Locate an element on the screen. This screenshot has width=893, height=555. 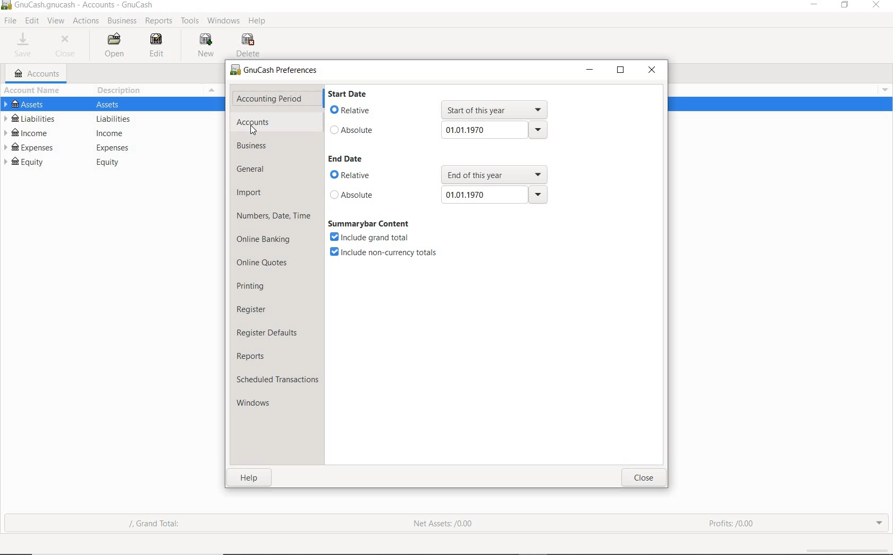
 is located at coordinates (119, 119).